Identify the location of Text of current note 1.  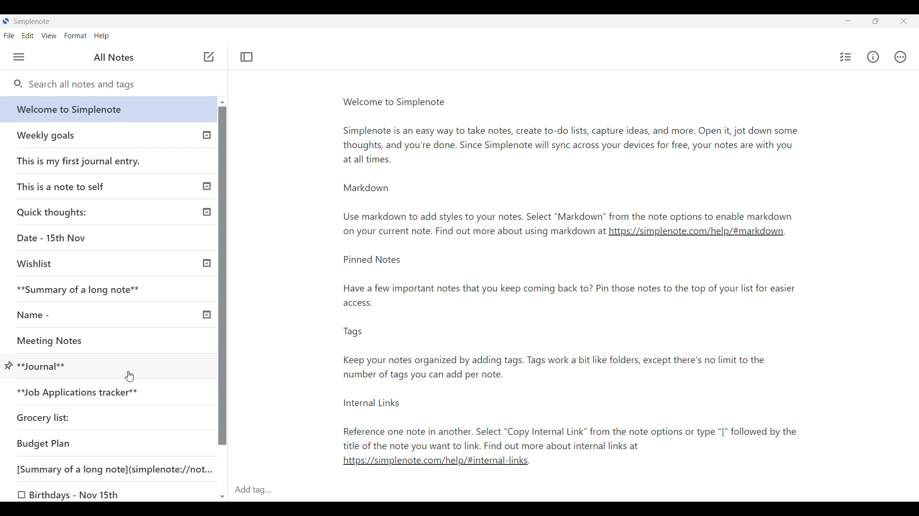
(577, 159).